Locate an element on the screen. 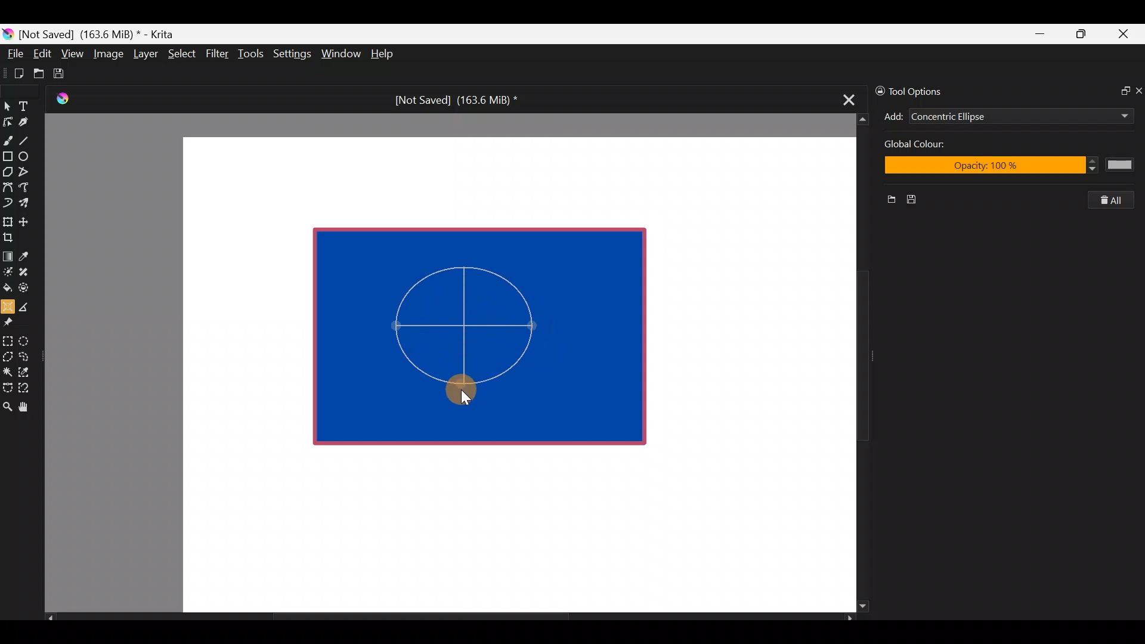 The width and height of the screenshot is (1145, 644). Contiguous selection tool is located at coordinates (7, 369).